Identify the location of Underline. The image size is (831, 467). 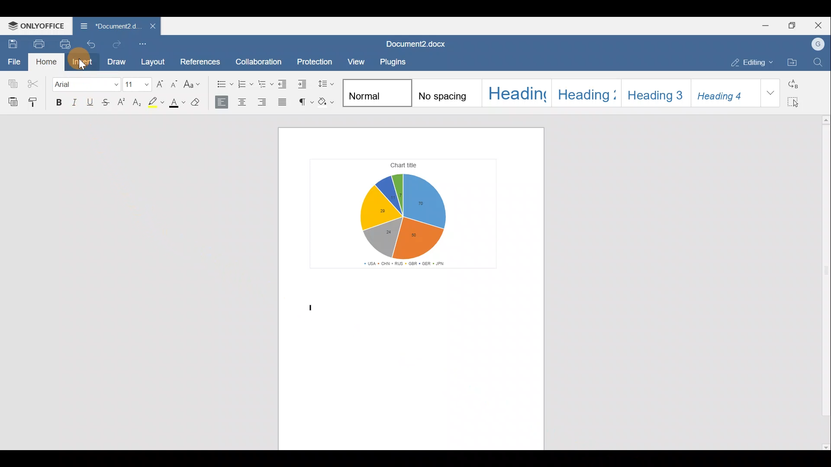
(93, 100).